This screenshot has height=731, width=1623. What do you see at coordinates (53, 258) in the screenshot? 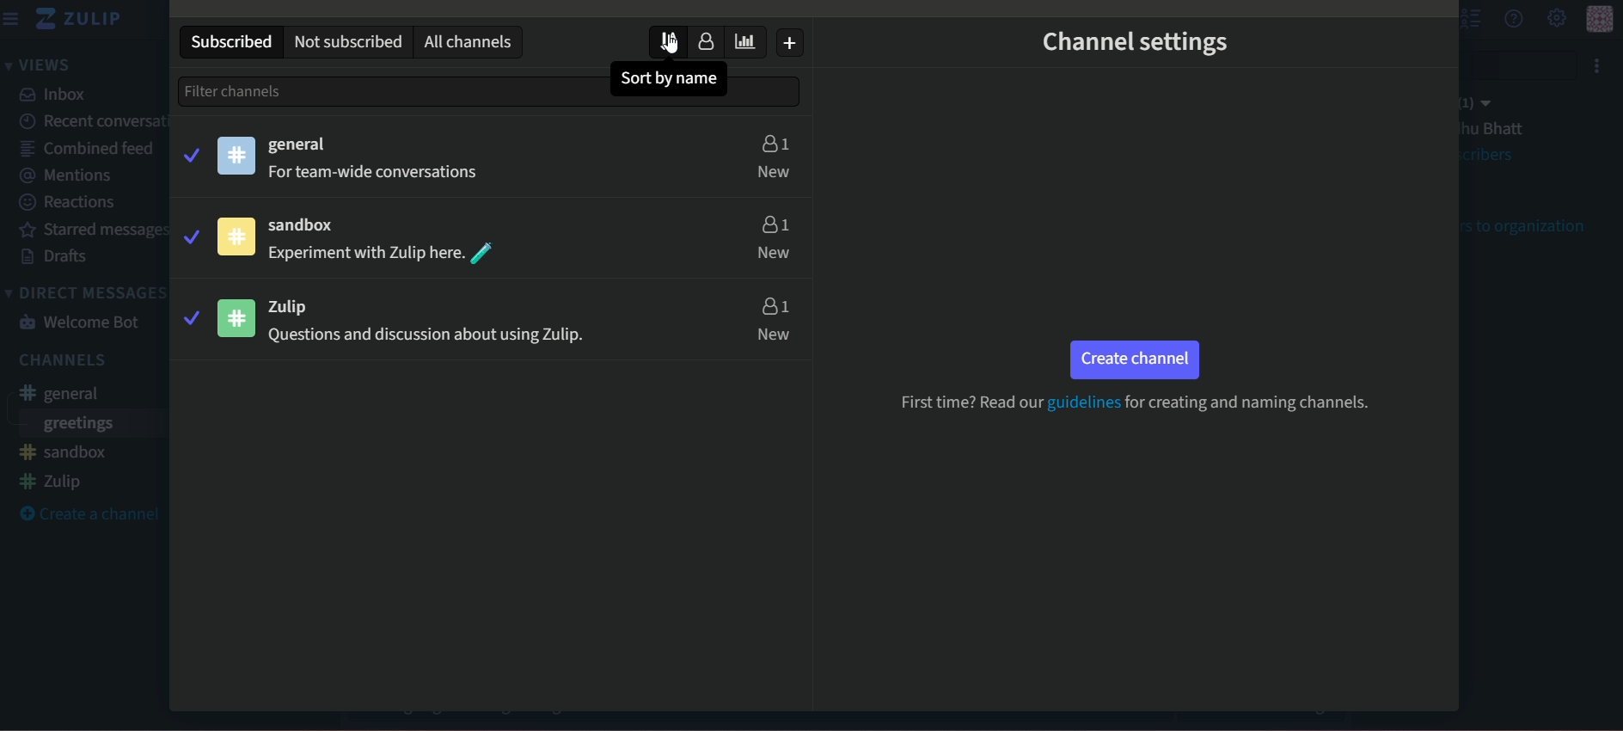
I see `Drafts` at bounding box center [53, 258].